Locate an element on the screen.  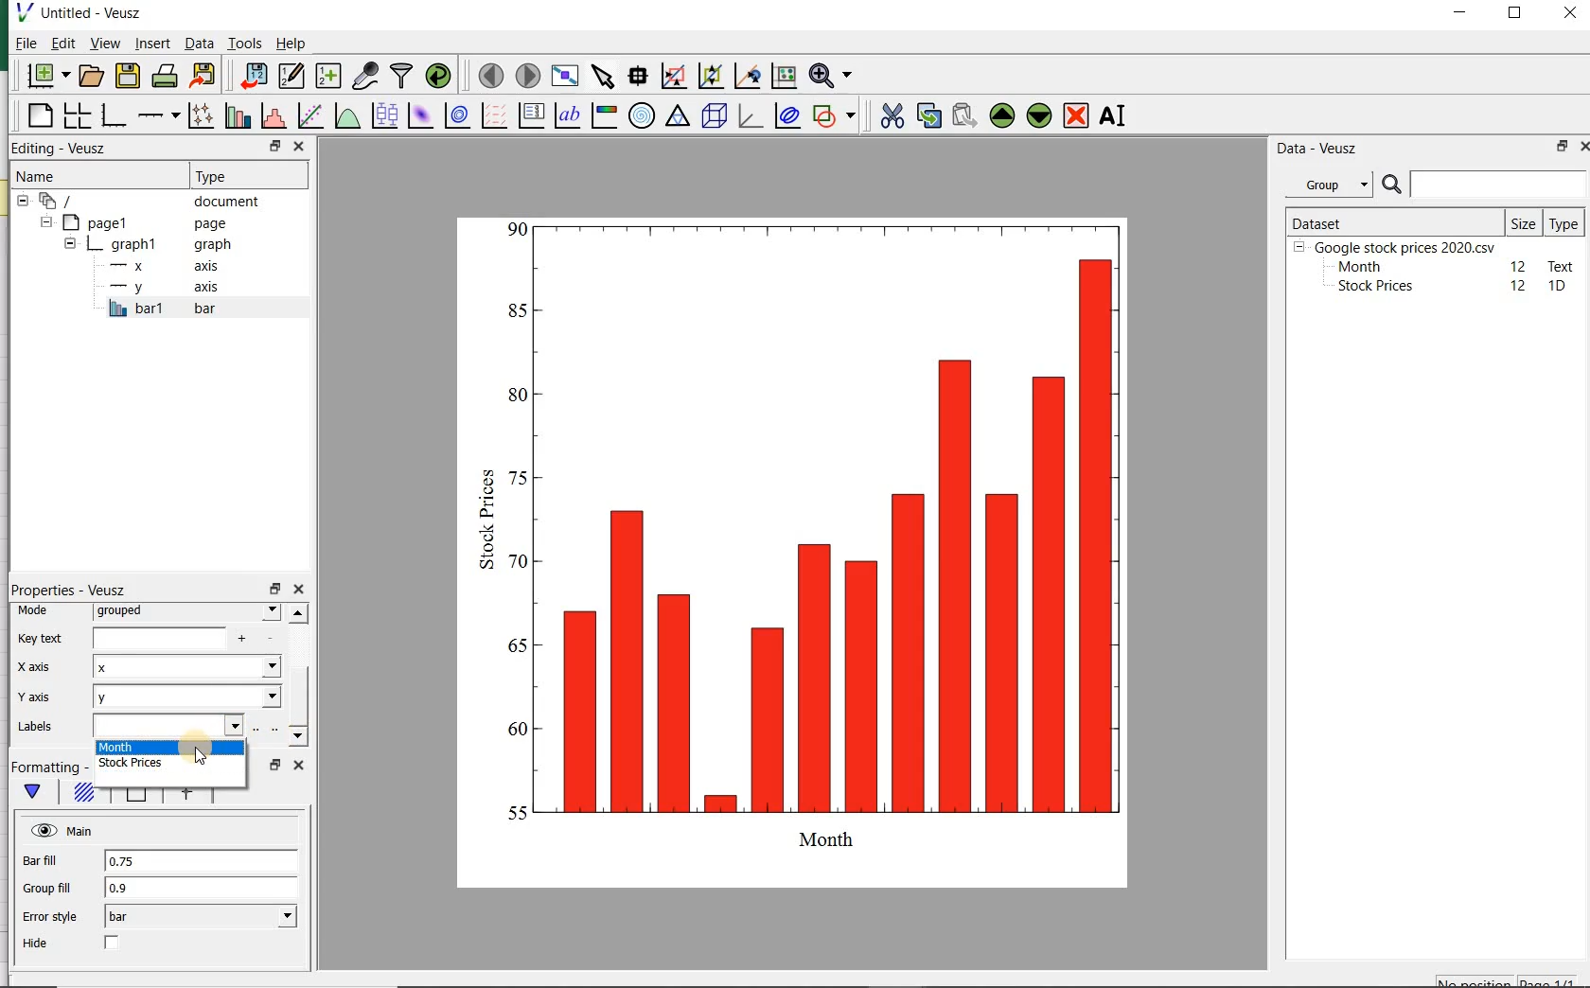
view plot full screen is located at coordinates (564, 77).